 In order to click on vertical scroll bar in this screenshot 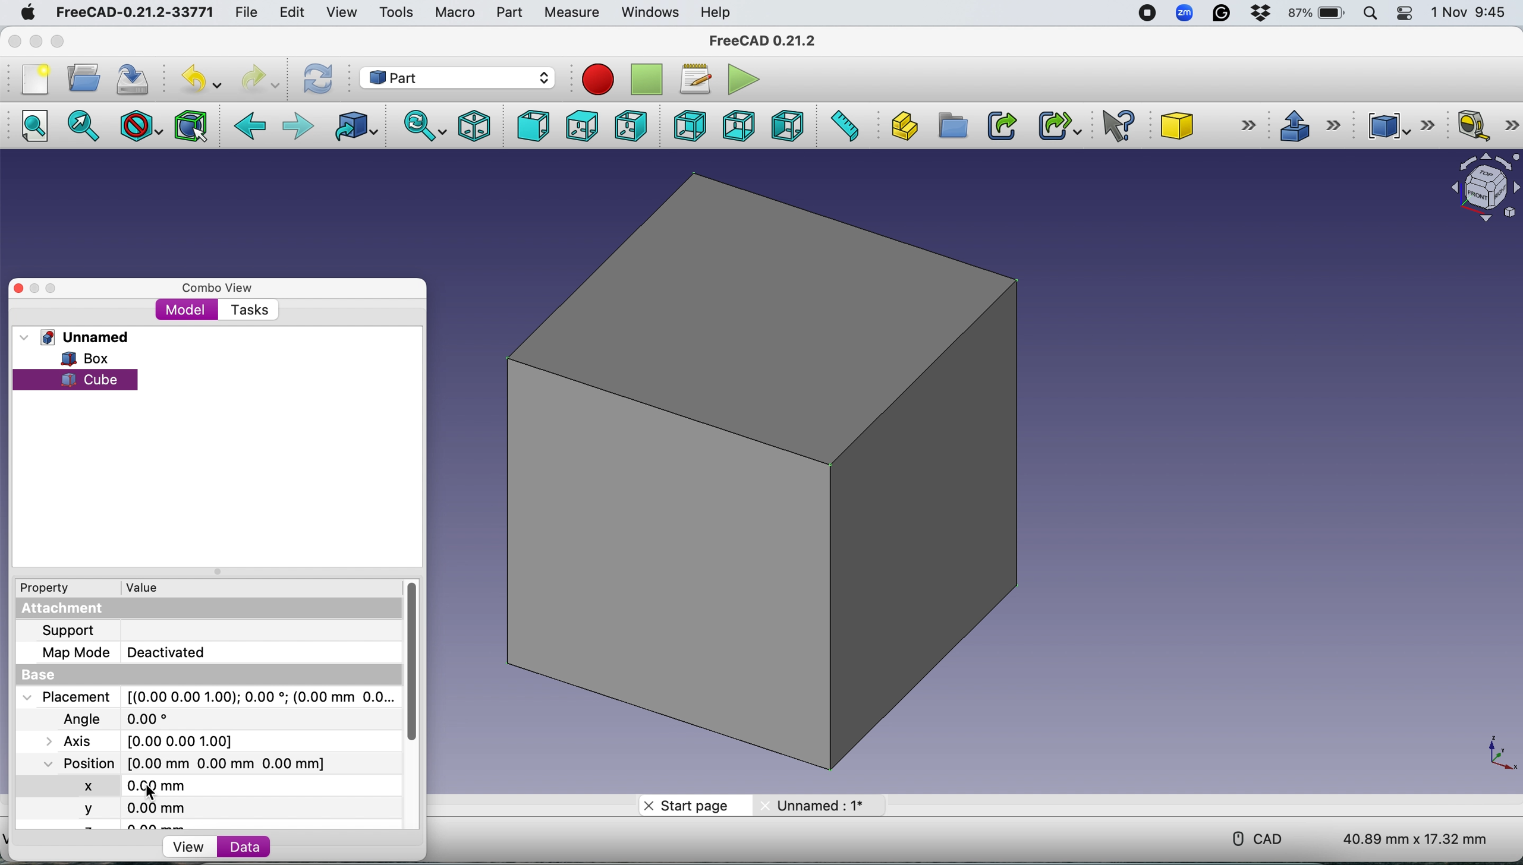, I will do `click(419, 661)`.